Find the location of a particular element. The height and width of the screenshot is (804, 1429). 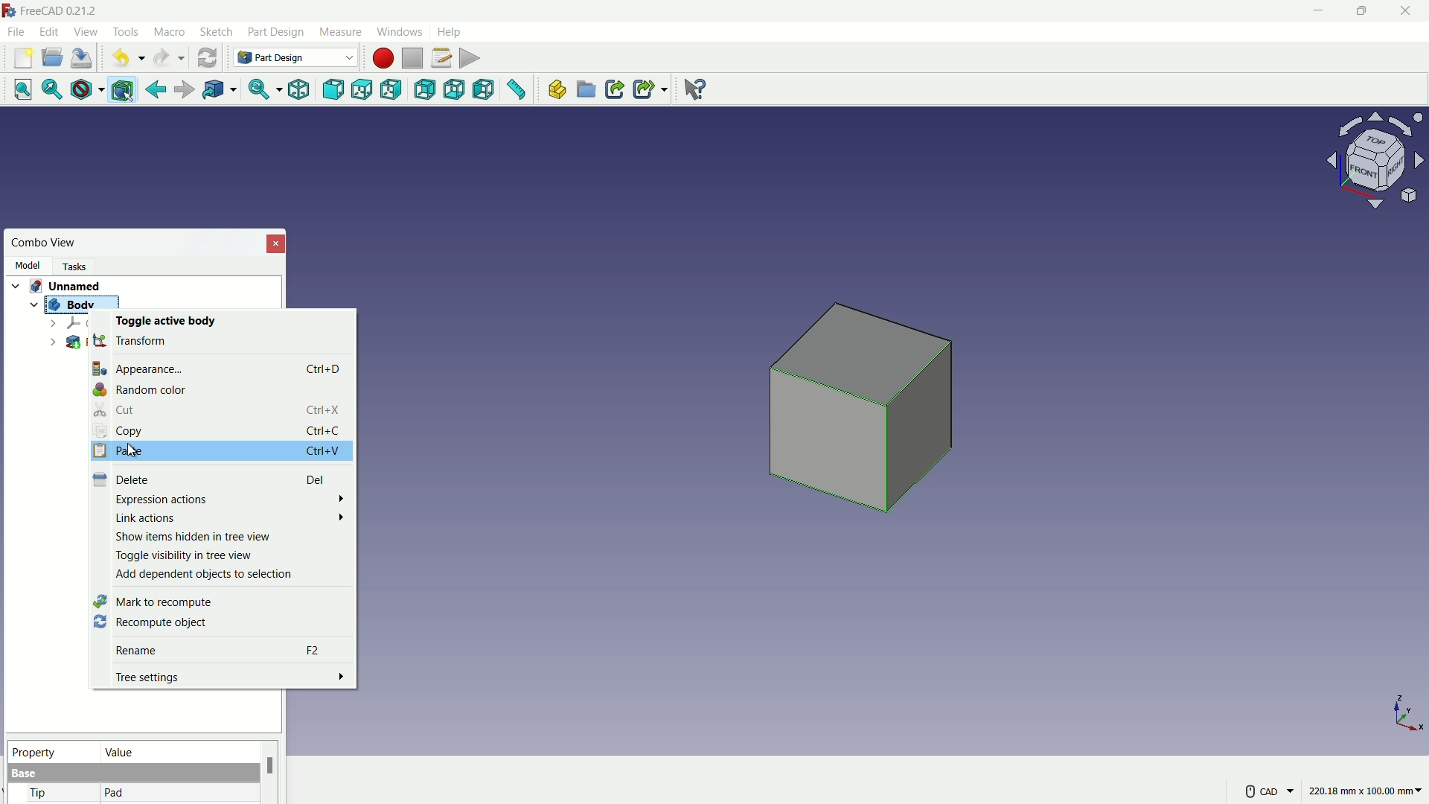

model is located at coordinates (27, 265).